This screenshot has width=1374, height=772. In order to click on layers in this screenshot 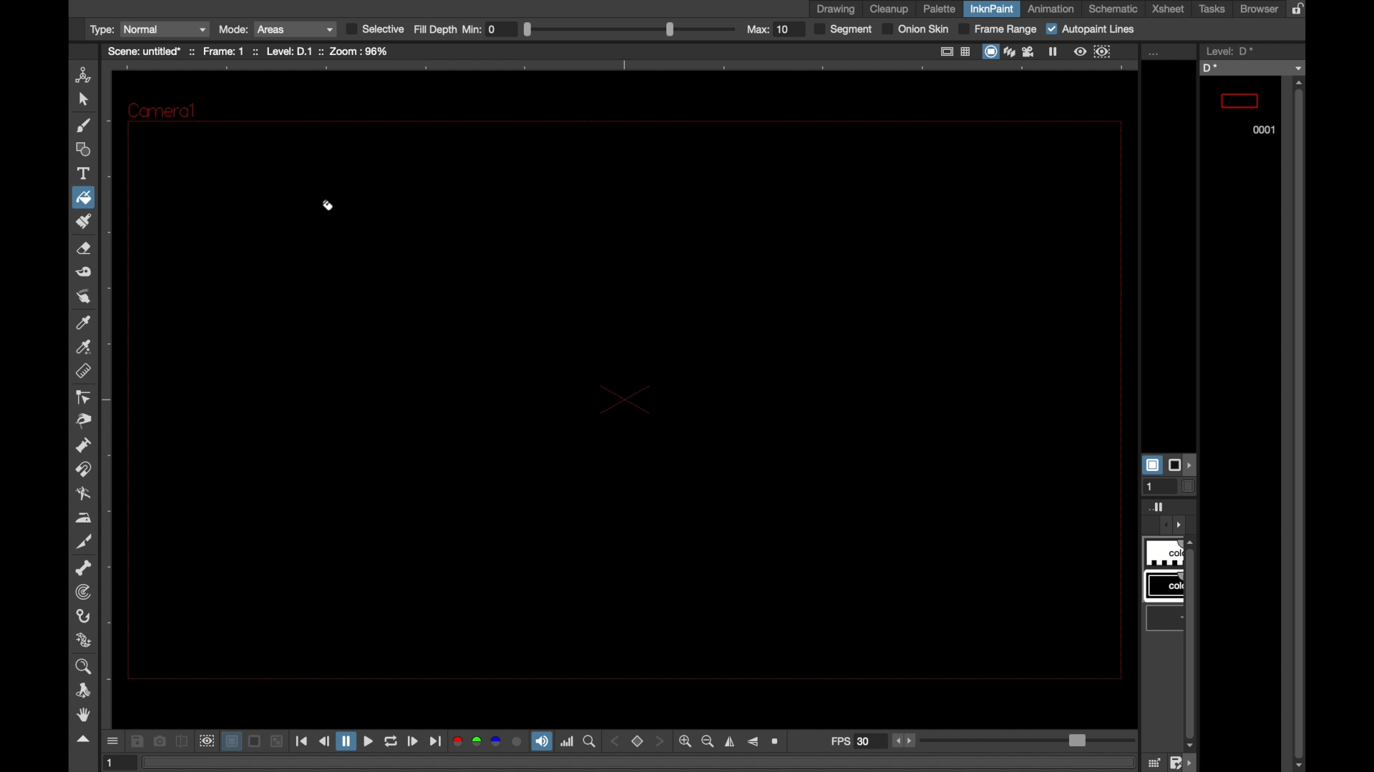, I will do `click(1012, 51)`.